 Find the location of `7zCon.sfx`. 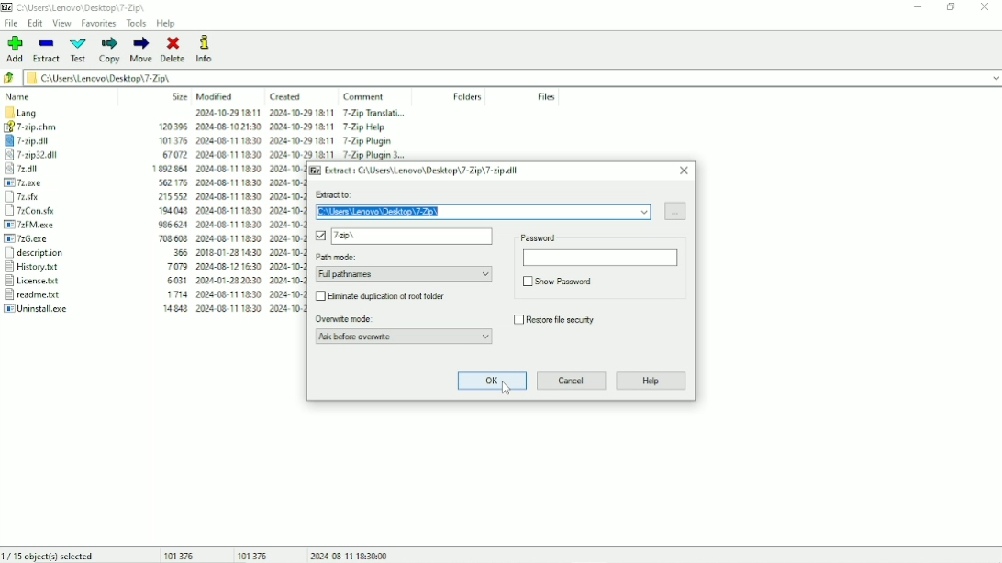

7zCon.sfx is located at coordinates (65, 212).